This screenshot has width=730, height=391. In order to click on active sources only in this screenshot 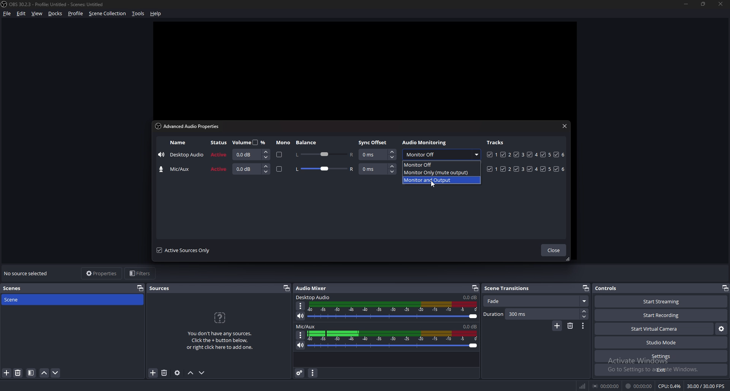, I will do `click(183, 250)`.